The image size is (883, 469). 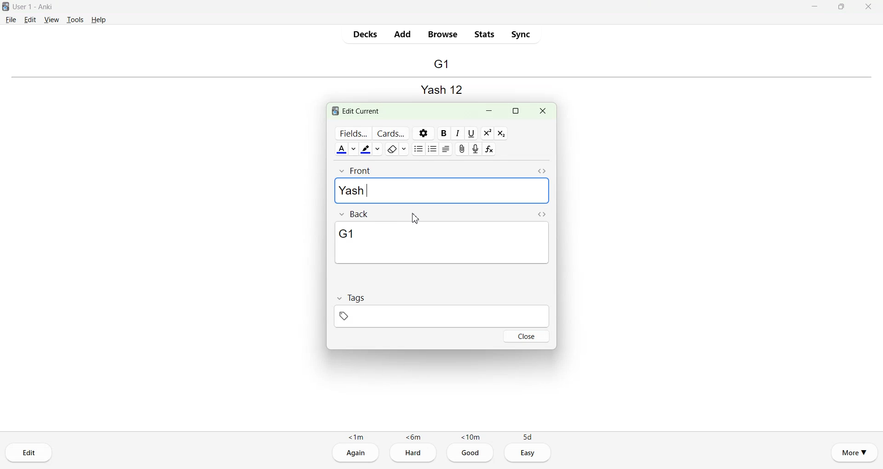 What do you see at coordinates (854, 452) in the screenshot?
I see `More` at bounding box center [854, 452].